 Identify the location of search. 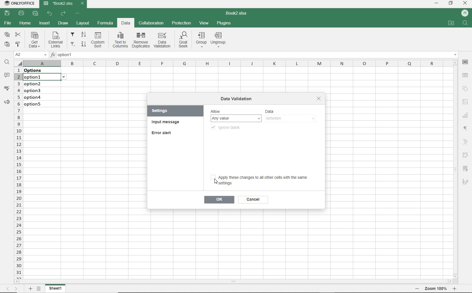
(466, 24).